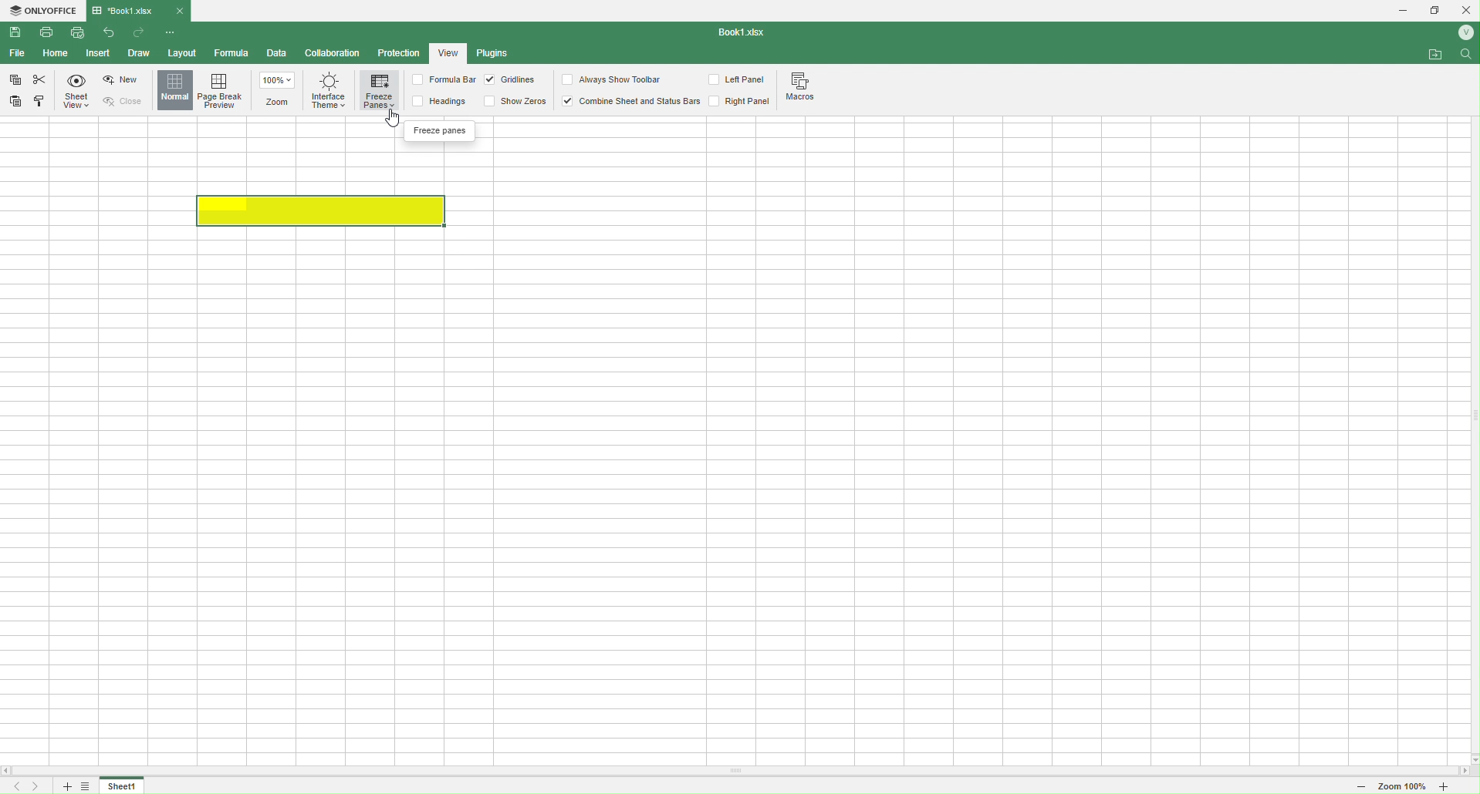 The width and height of the screenshot is (1480, 794). I want to click on Right Panel, so click(740, 102).